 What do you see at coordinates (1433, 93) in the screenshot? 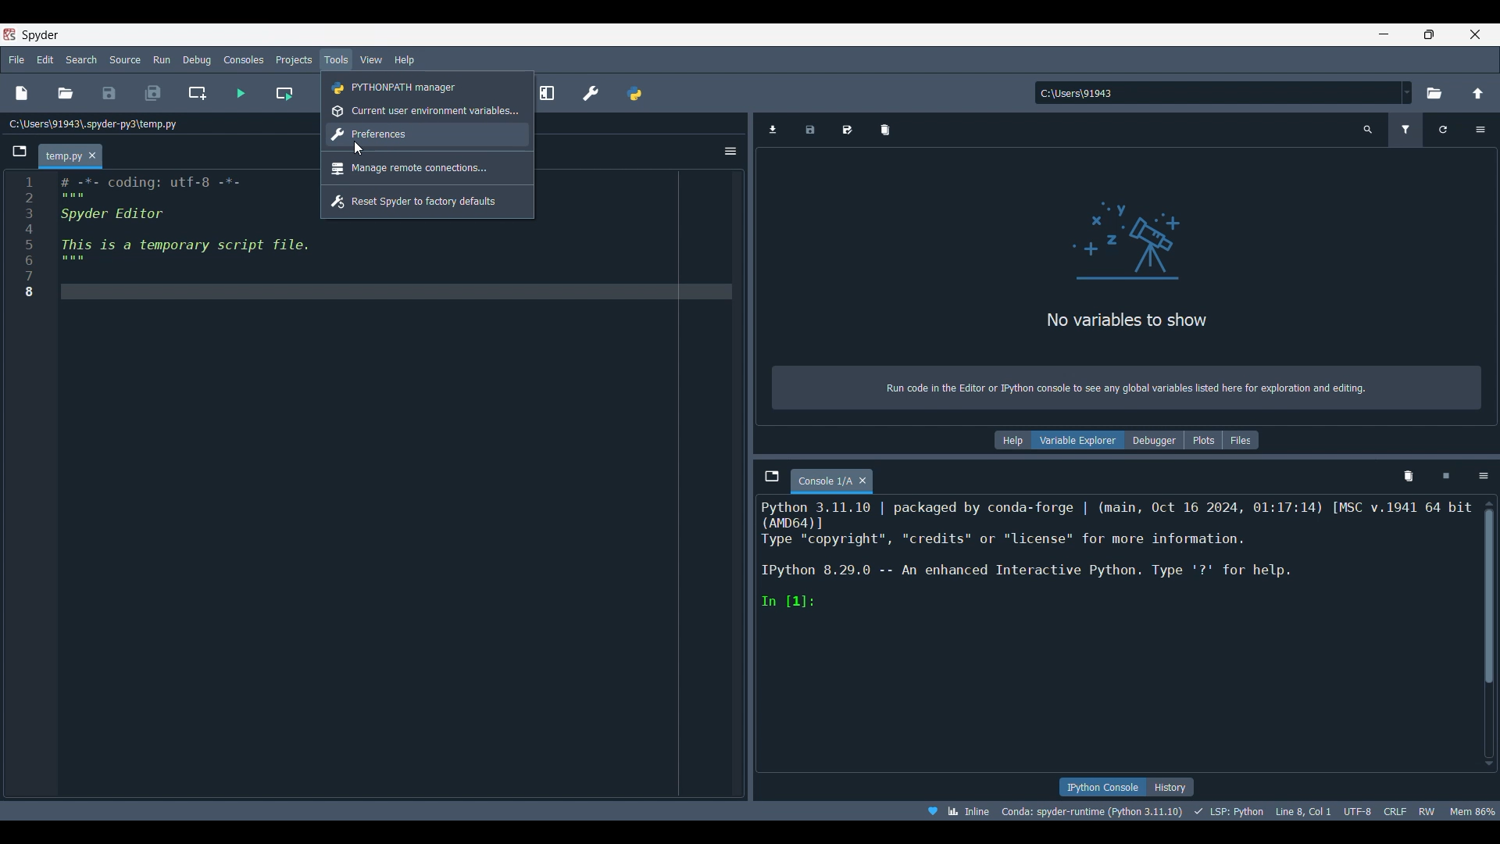
I see `Browse a working directory` at bounding box center [1433, 93].